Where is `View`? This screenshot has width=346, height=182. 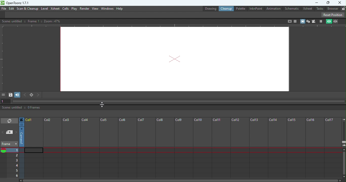 View is located at coordinates (95, 9).